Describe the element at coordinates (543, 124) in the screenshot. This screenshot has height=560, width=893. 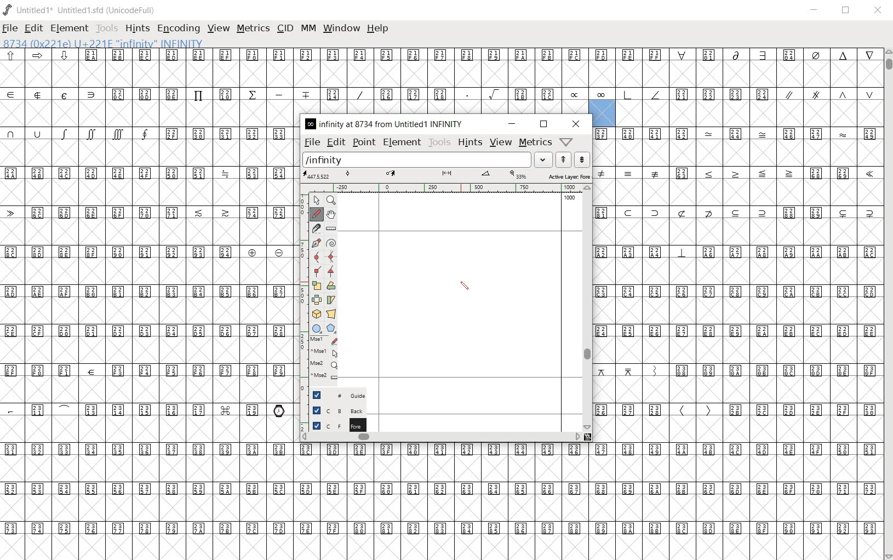
I see `restore down` at that location.